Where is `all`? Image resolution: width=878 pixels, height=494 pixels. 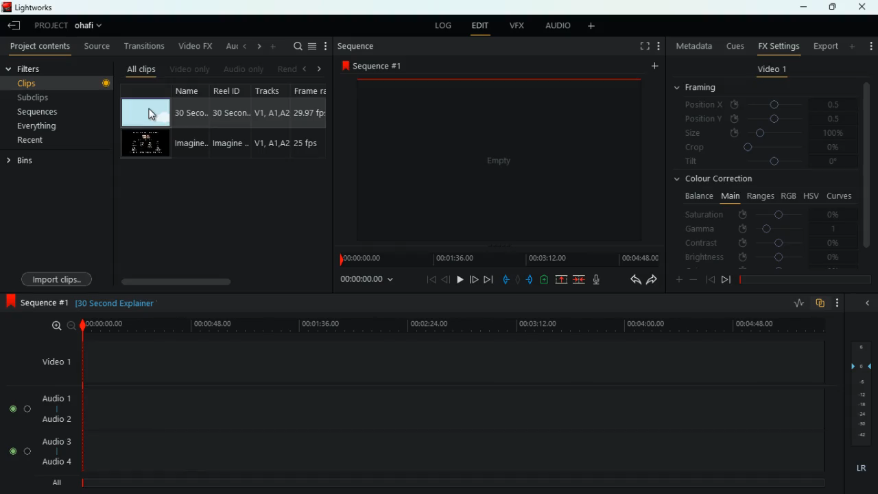
all is located at coordinates (54, 484).